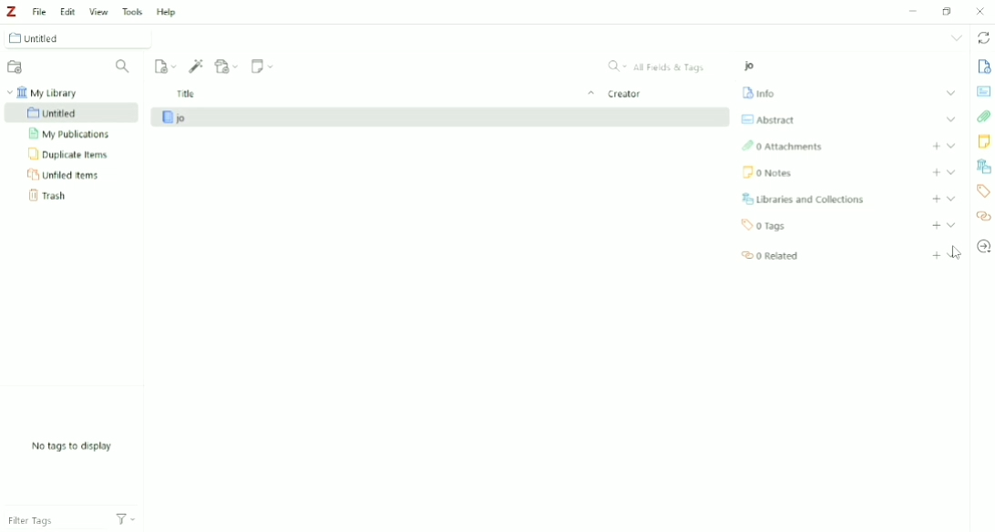 This screenshot has width=995, height=532. What do you see at coordinates (979, 10) in the screenshot?
I see `Close` at bounding box center [979, 10].